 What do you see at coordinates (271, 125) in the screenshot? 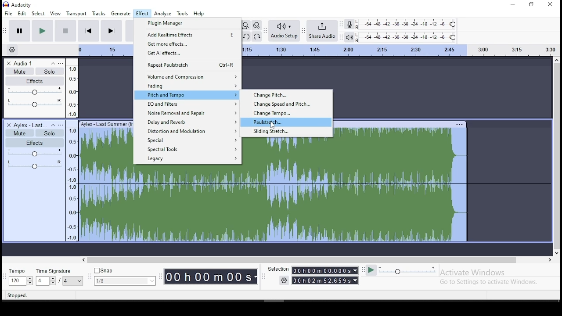
I see `cursor` at bounding box center [271, 125].